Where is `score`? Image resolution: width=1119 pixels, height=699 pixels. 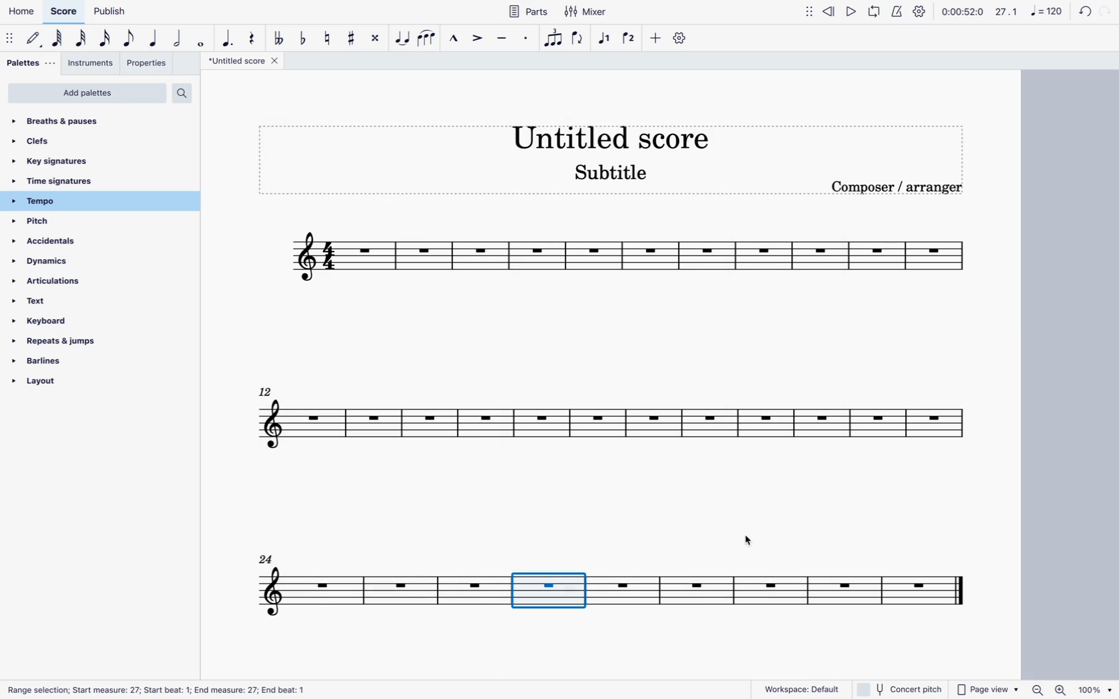
score is located at coordinates (612, 430).